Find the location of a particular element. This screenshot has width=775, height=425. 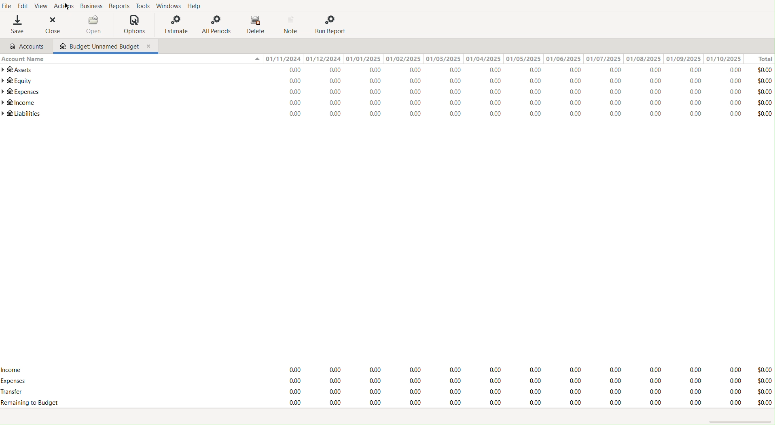

Save is located at coordinates (17, 26).